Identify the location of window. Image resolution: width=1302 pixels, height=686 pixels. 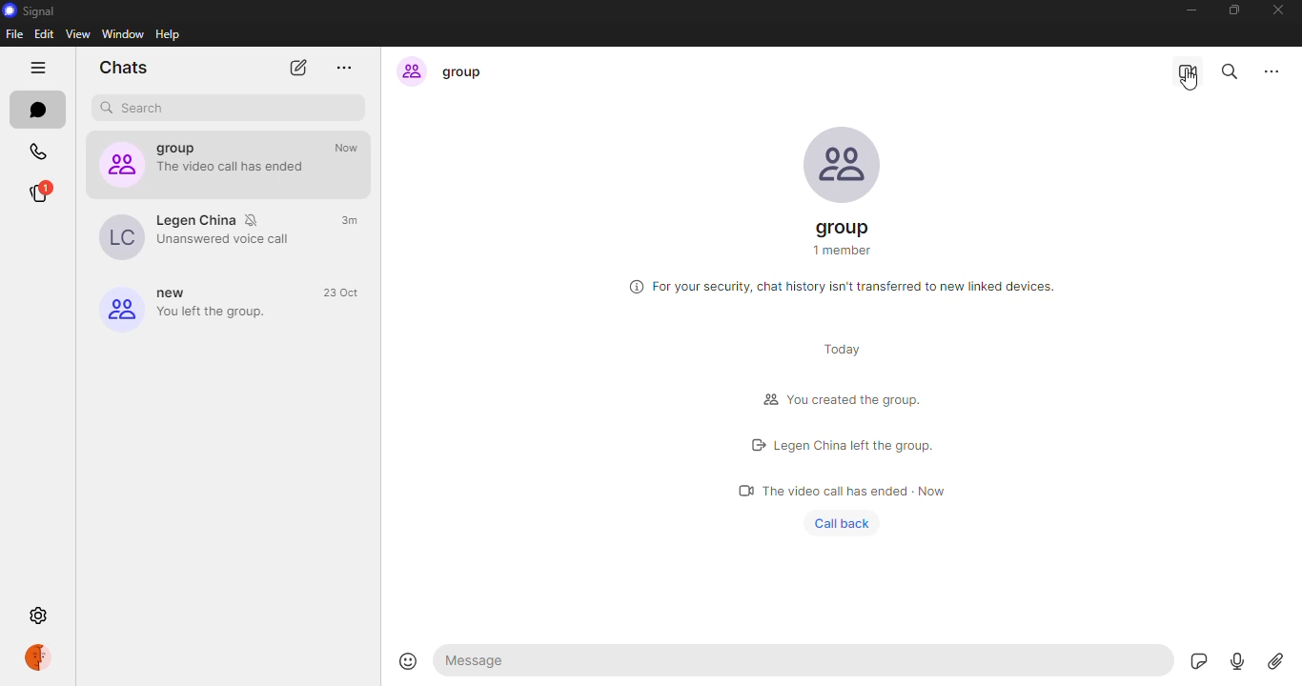
(124, 34).